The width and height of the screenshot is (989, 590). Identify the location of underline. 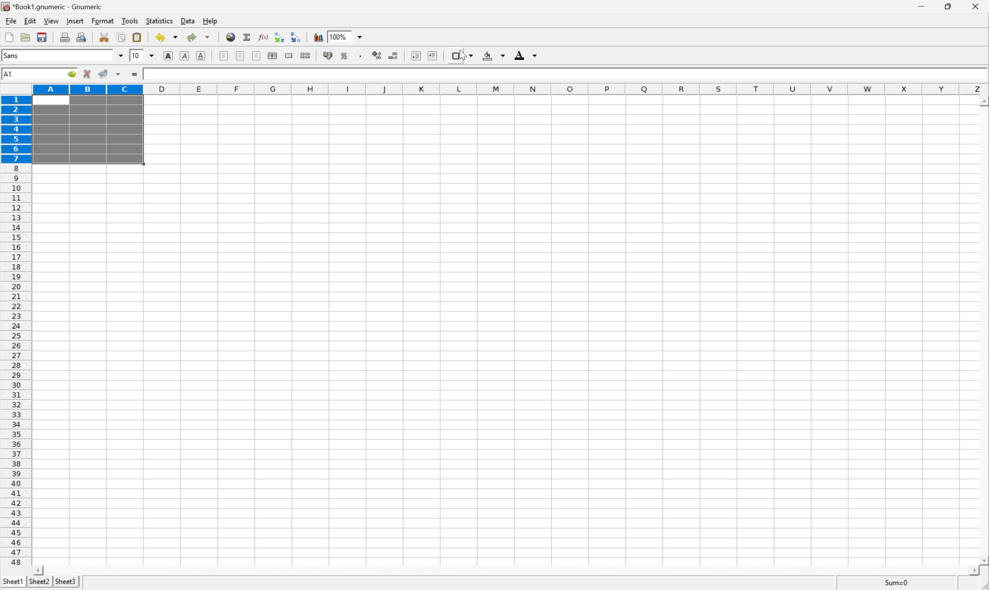
(202, 55).